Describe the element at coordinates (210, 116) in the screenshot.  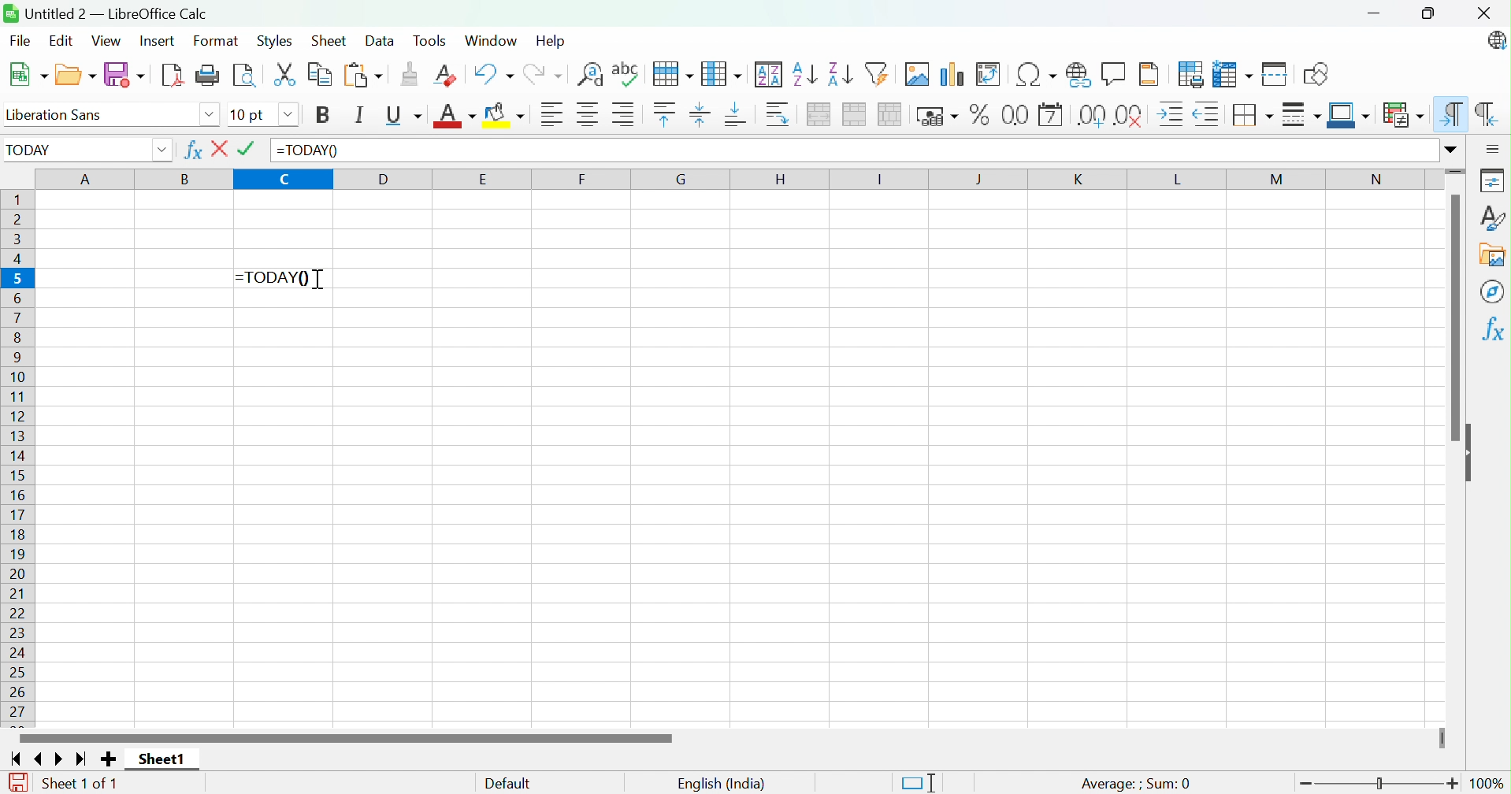
I see `Drop down` at that location.